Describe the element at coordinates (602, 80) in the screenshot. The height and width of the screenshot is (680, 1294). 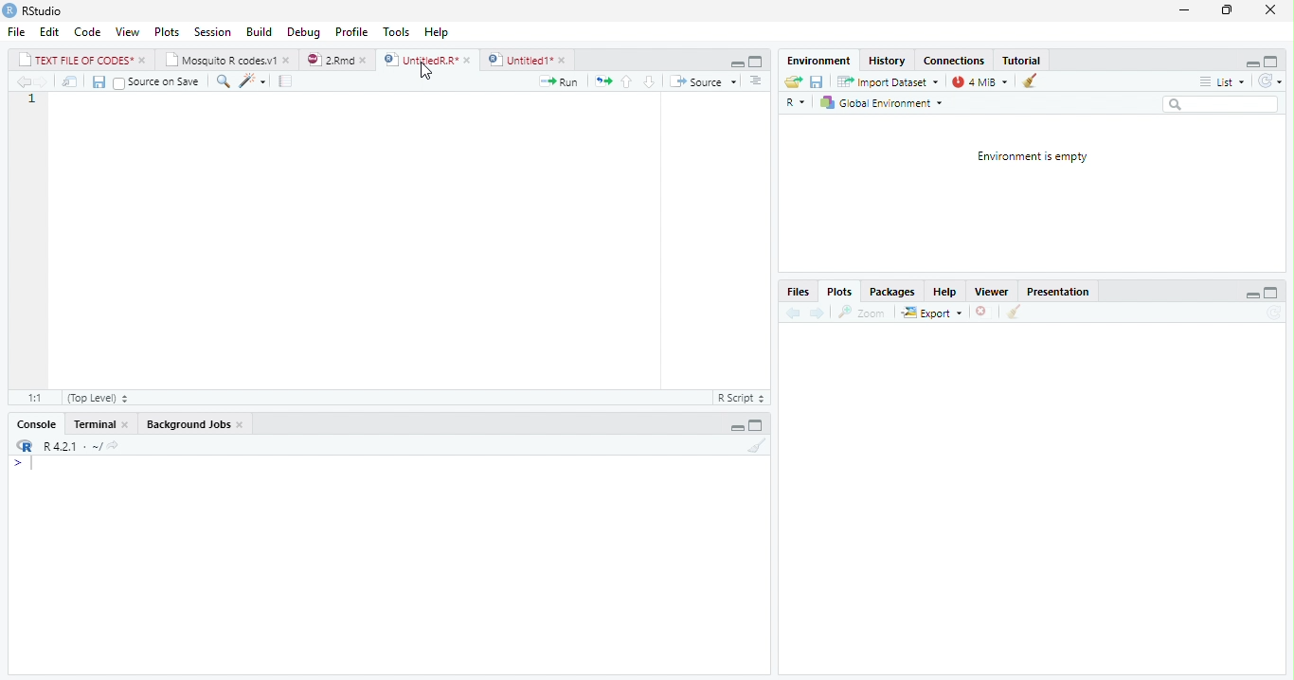
I see `re run the previous code` at that location.